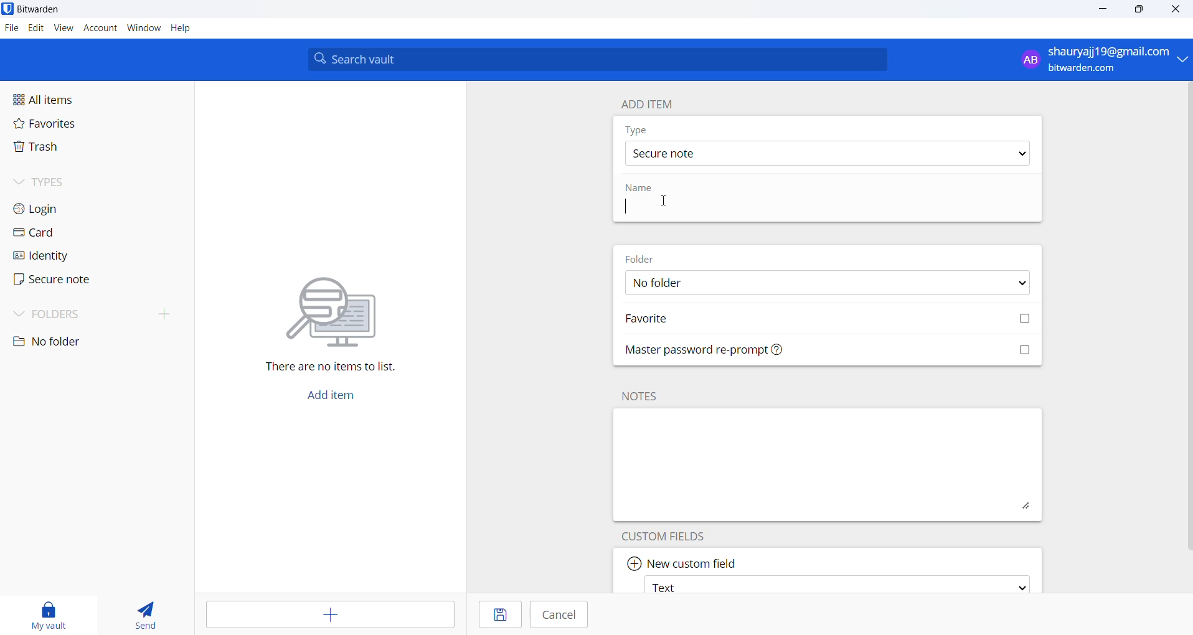 The height and width of the screenshot is (635, 1193). Describe the element at coordinates (65, 28) in the screenshot. I see `view` at that location.